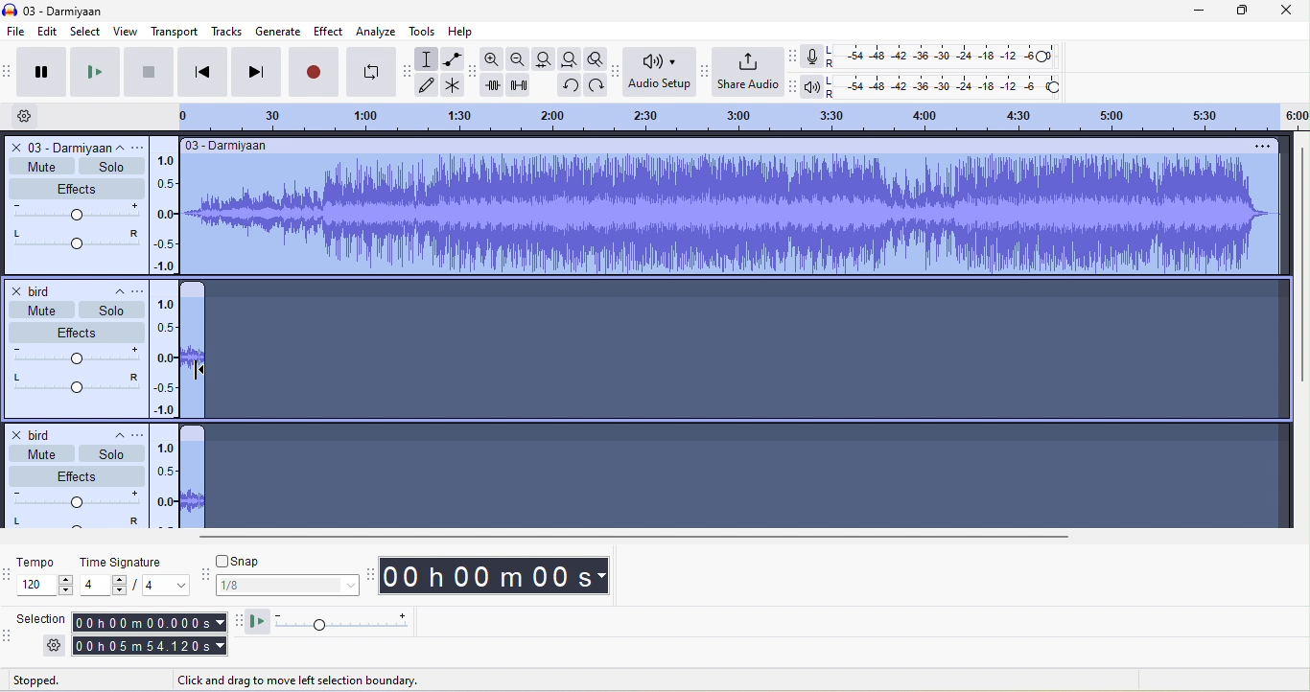 The height and width of the screenshot is (692, 1310). What do you see at coordinates (129, 563) in the screenshot?
I see `time signature` at bounding box center [129, 563].